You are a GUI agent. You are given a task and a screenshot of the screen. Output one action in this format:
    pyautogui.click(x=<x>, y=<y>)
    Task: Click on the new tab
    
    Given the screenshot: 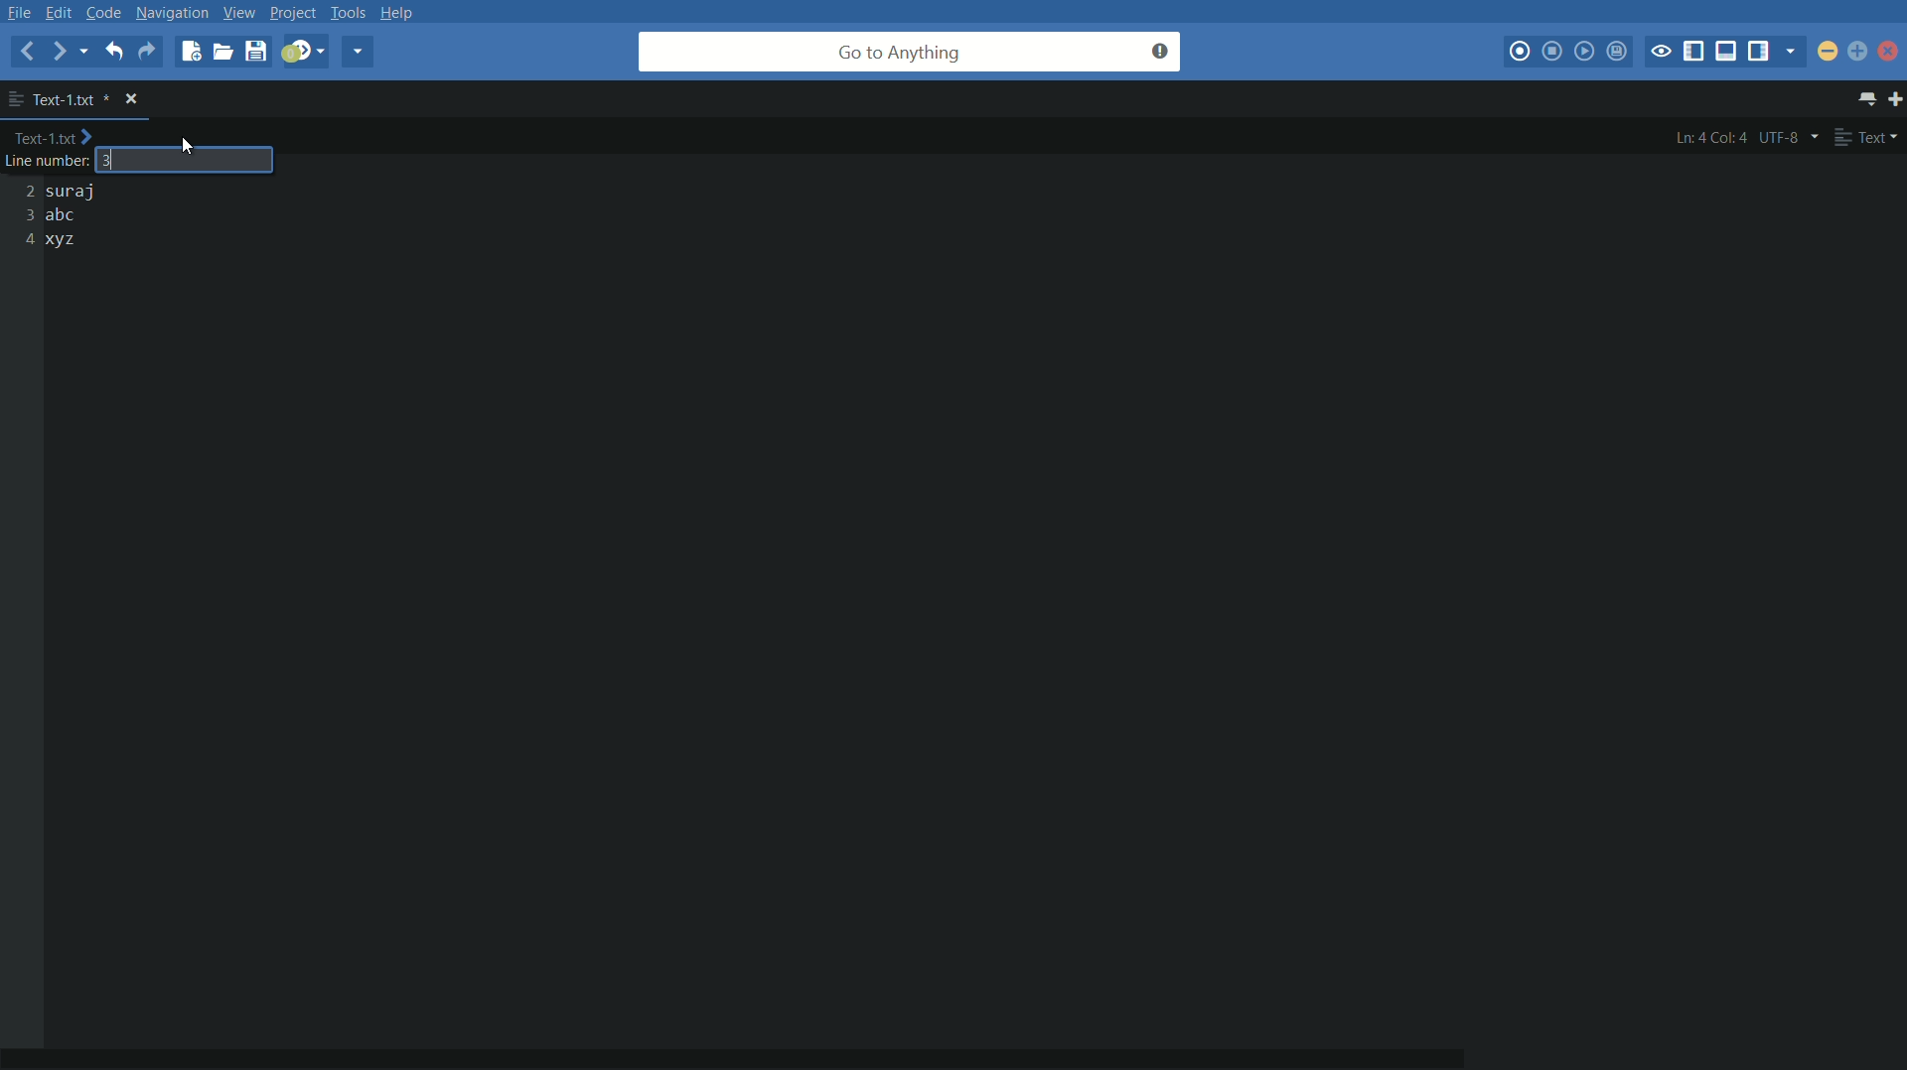 What is the action you would take?
    pyautogui.click(x=1895, y=101)
    